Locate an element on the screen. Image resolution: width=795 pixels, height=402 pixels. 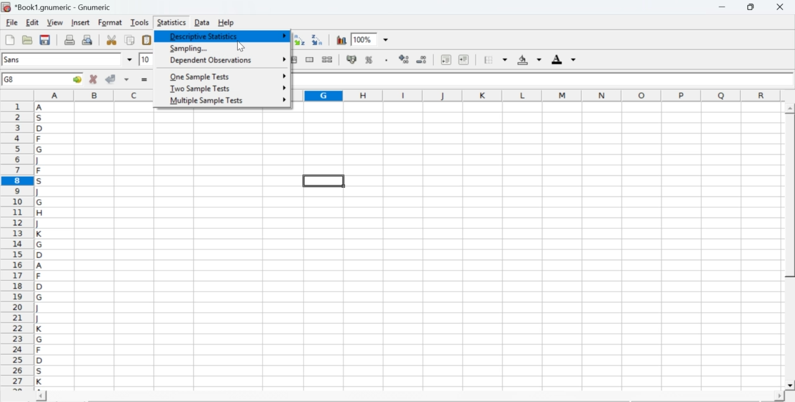
accept changes is located at coordinates (111, 78).